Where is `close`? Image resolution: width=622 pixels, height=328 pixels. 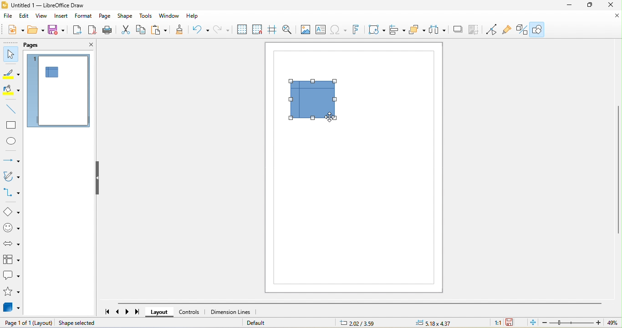
close is located at coordinates (610, 20).